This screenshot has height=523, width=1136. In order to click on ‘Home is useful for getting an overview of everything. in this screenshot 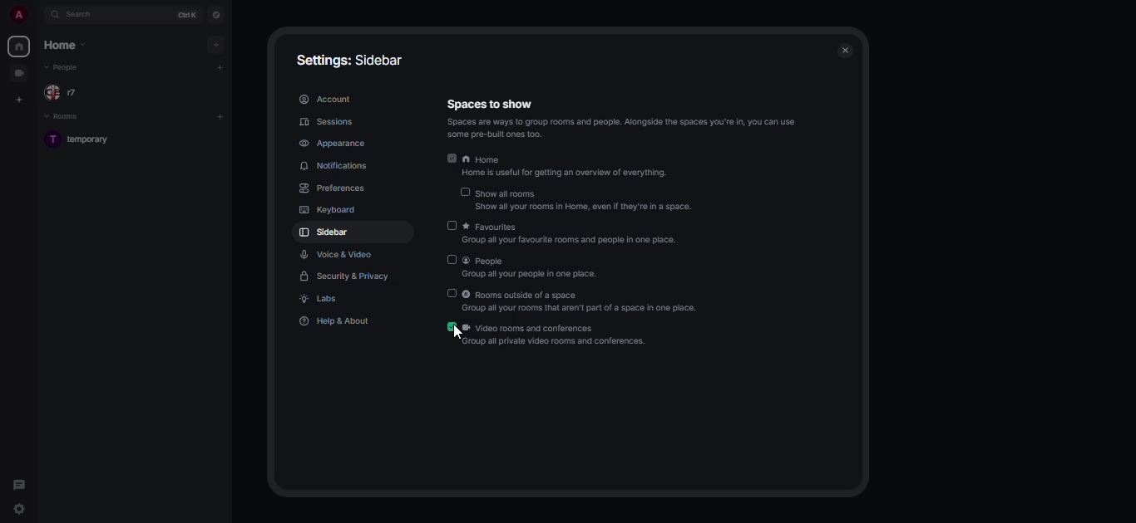, I will do `click(572, 174)`.